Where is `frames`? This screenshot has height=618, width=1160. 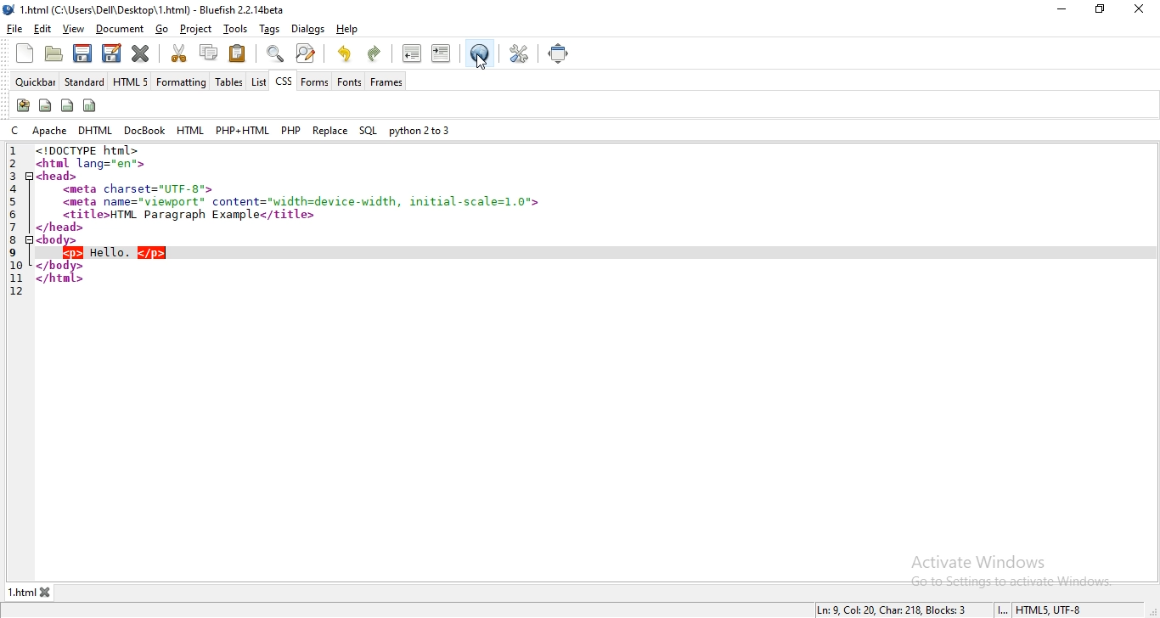
frames is located at coordinates (386, 82).